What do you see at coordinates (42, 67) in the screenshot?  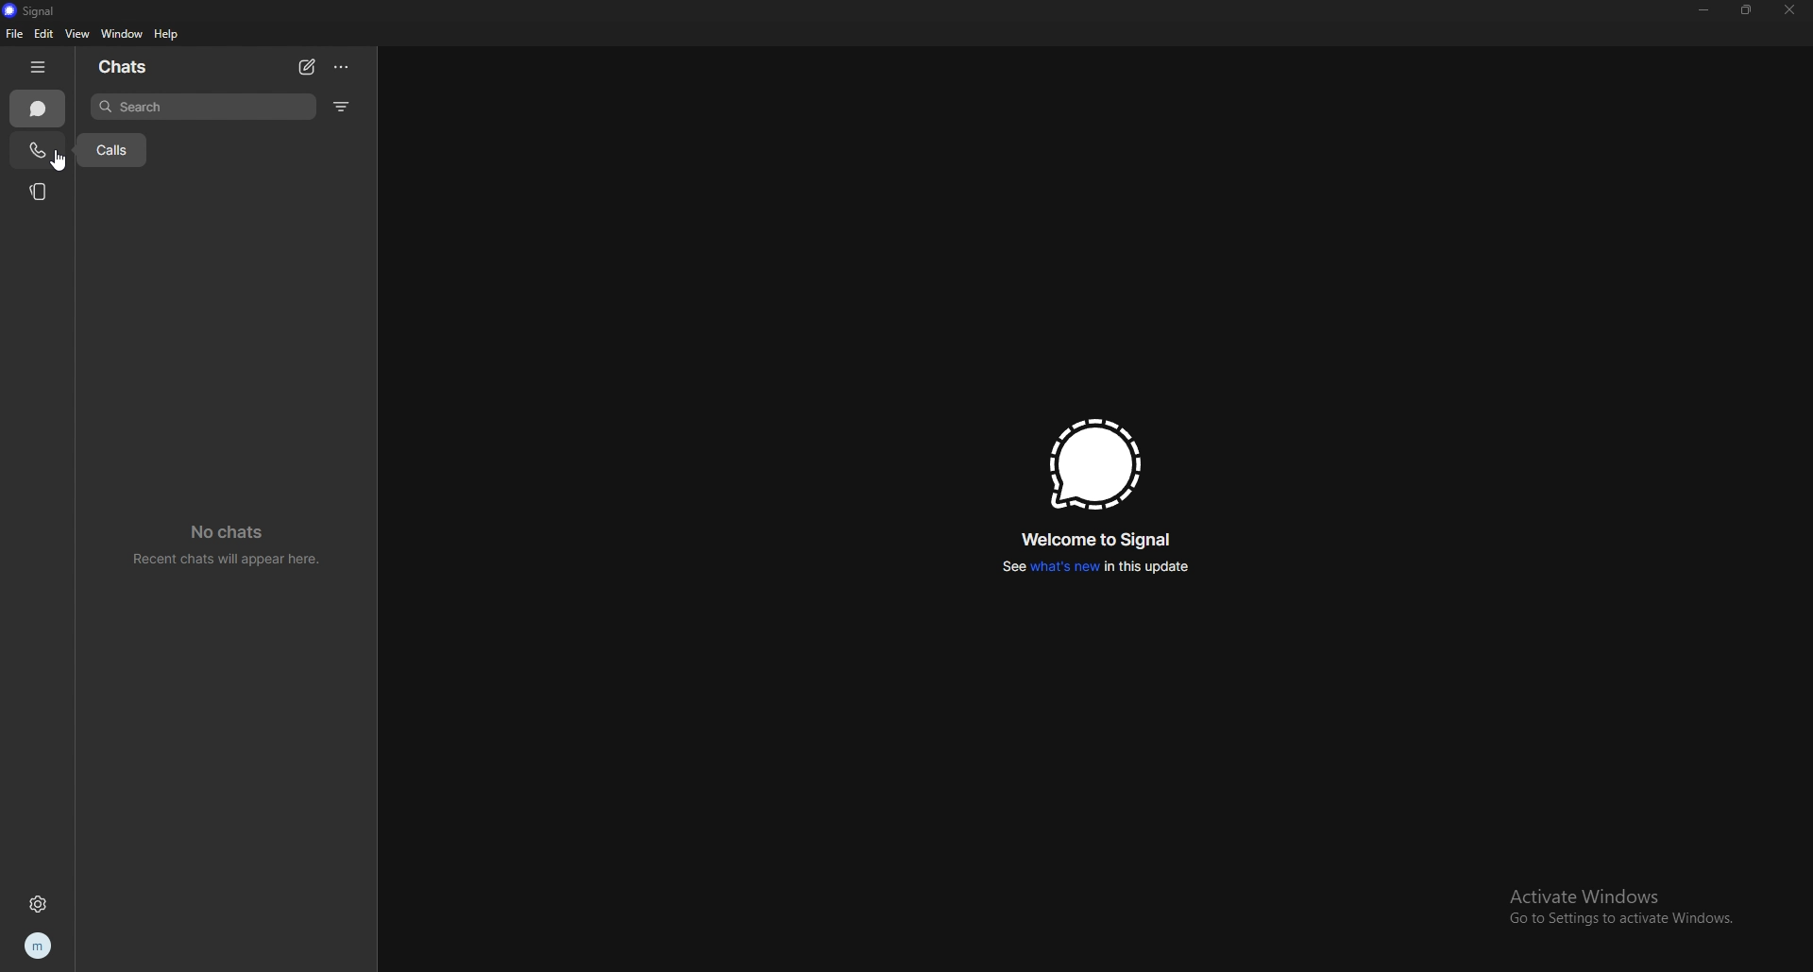 I see `hide tab` at bounding box center [42, 67].